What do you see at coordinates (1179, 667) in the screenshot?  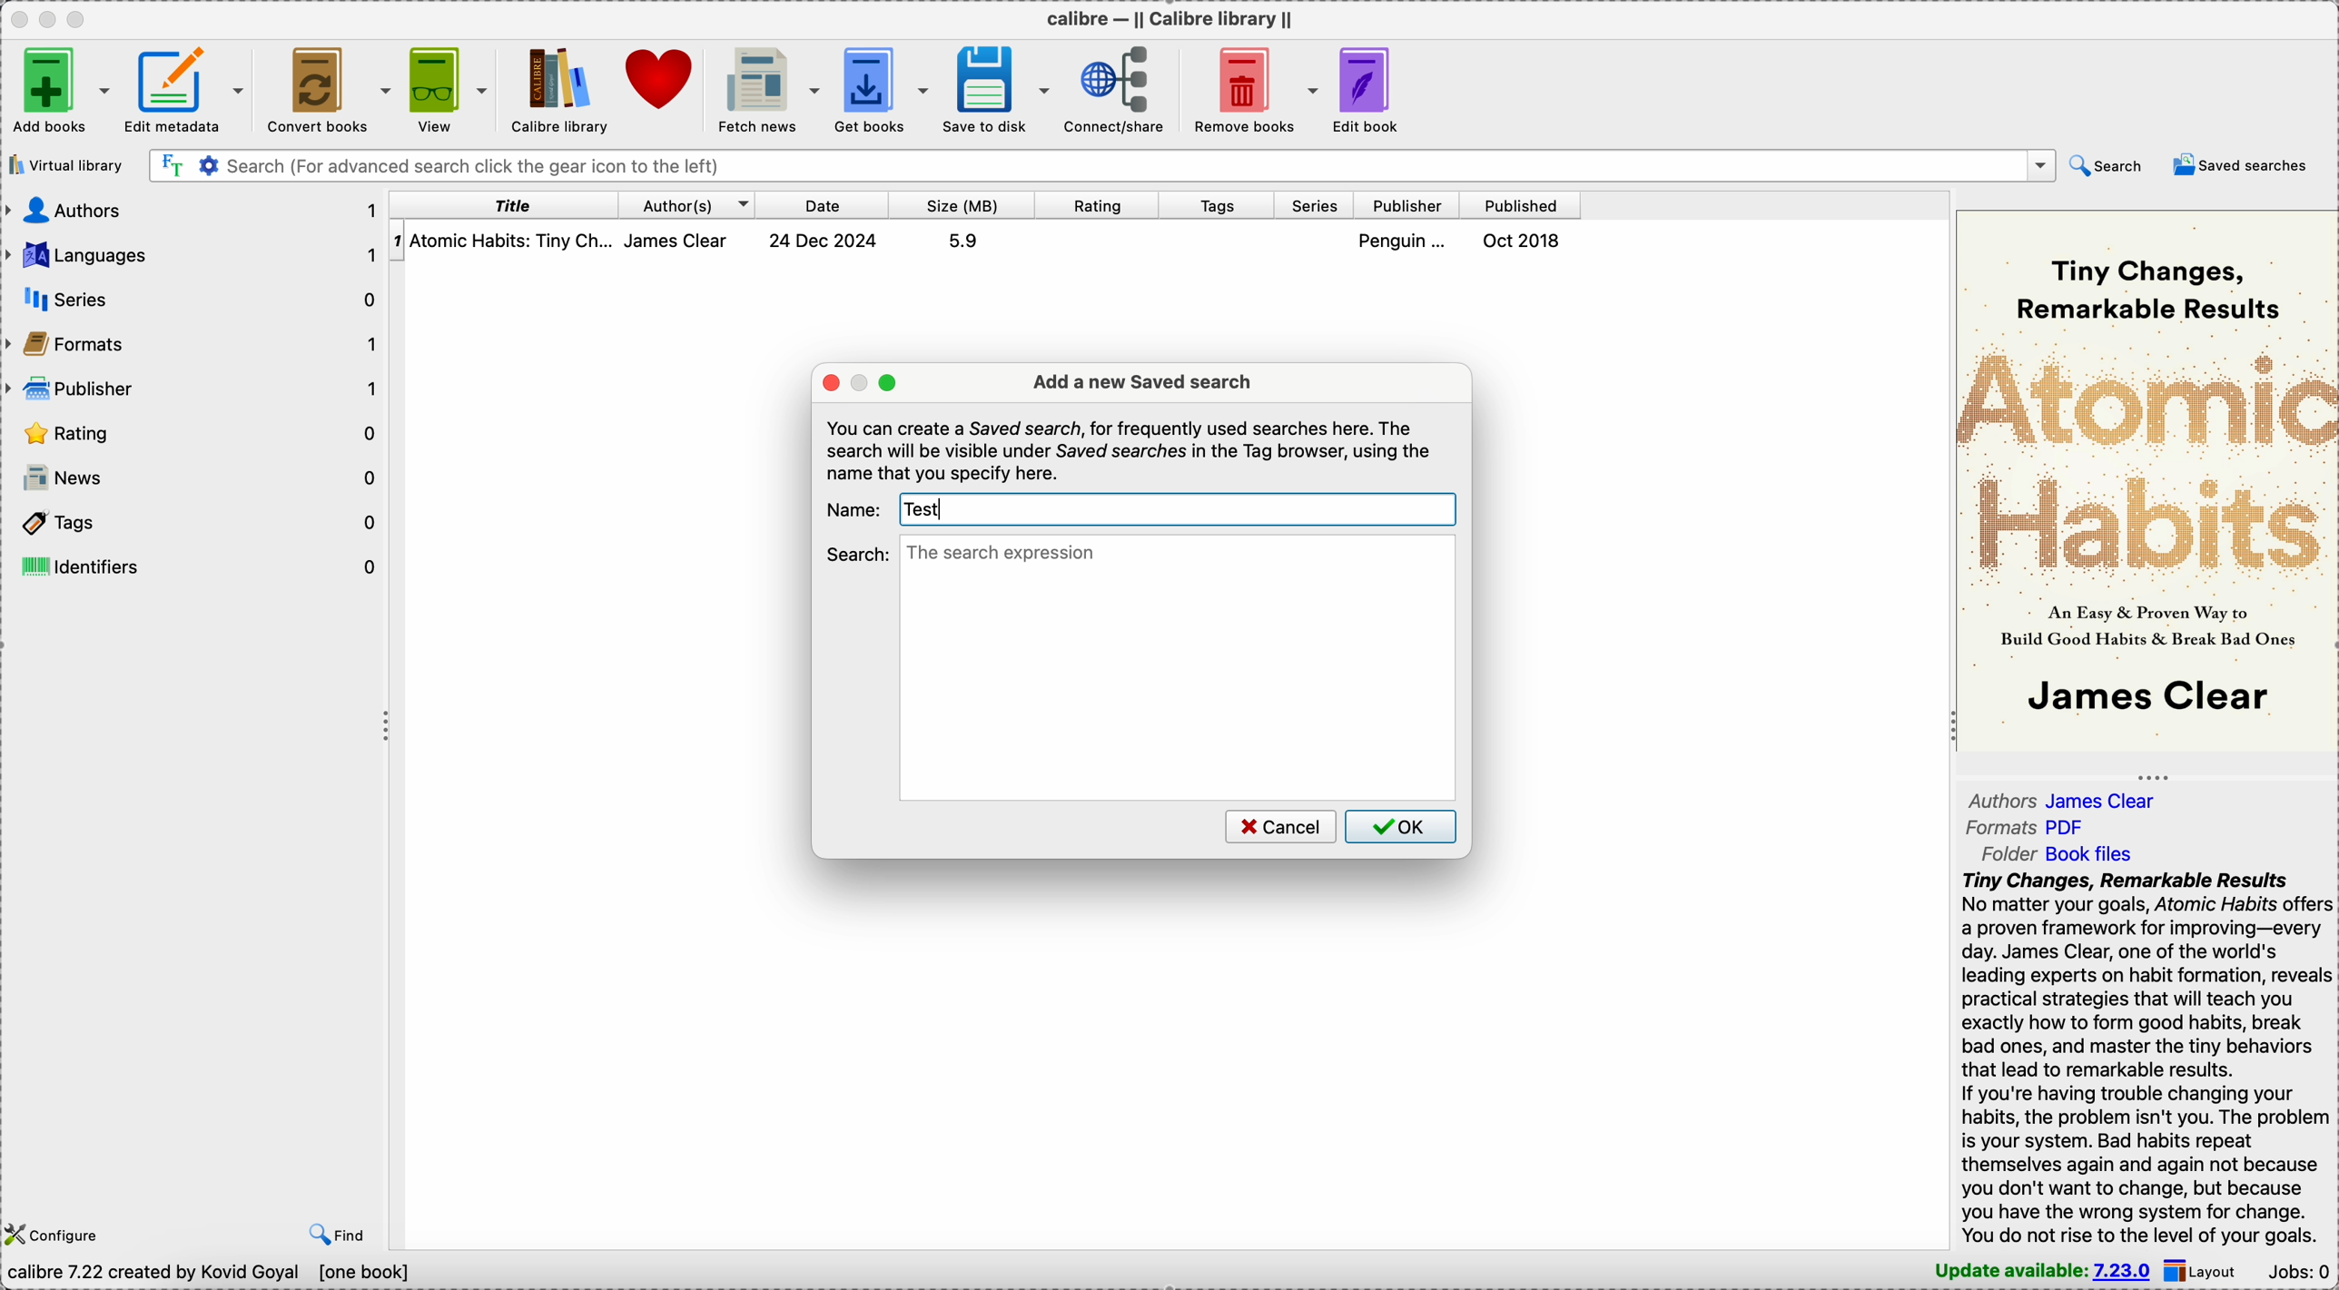 I see `the search expression` at bounding box center [1179, 667].